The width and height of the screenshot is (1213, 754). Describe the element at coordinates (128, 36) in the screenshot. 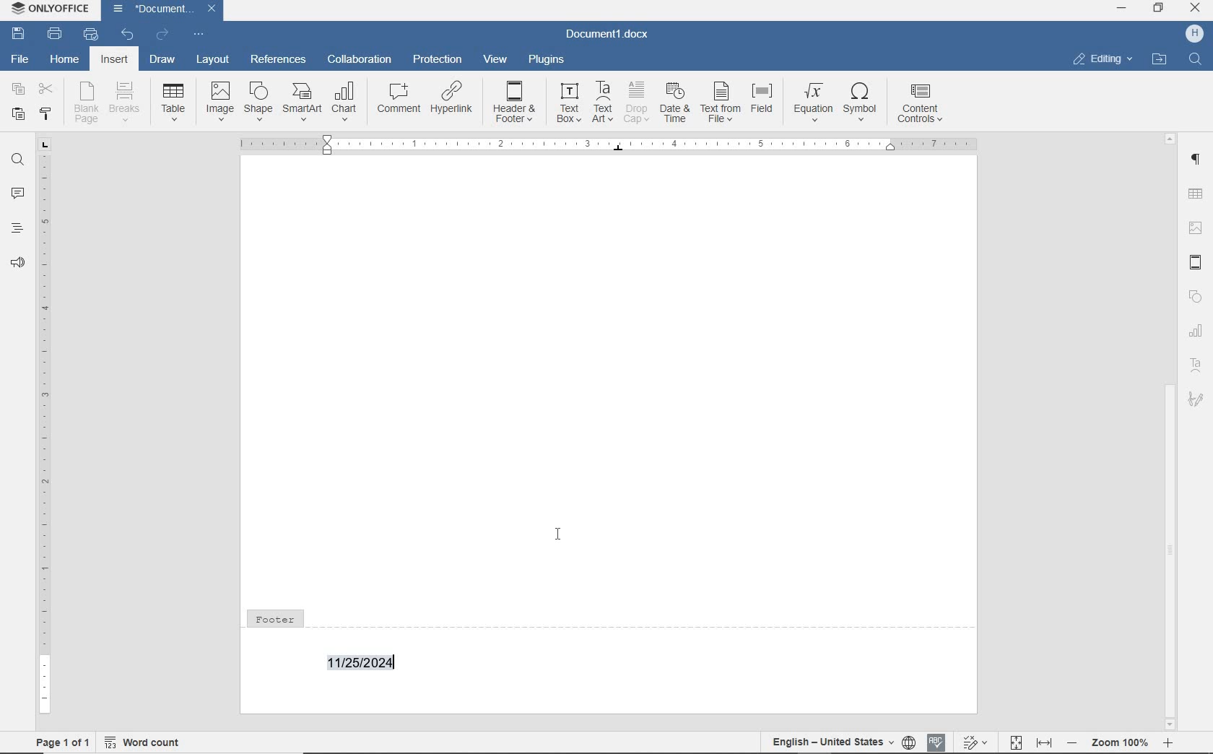

I see `undo` at that location.